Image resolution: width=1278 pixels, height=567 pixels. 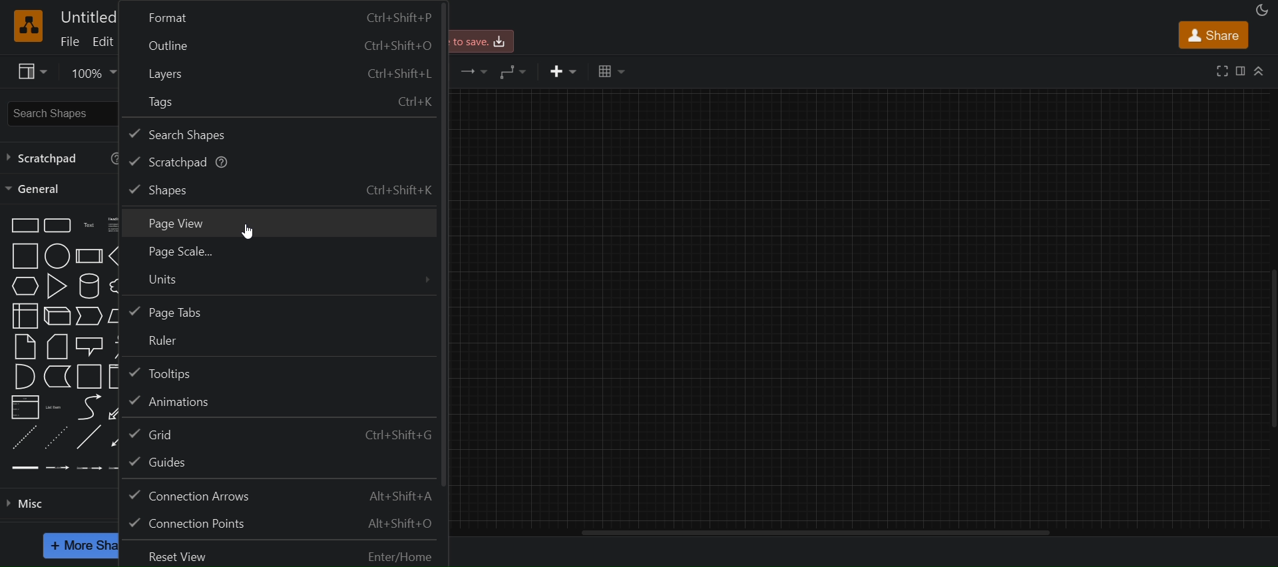 I want to click on page tabs, so click(x=280, y=311).